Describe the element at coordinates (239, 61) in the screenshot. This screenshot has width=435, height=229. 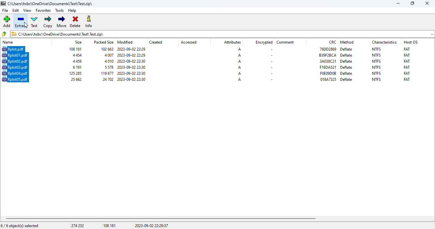
I see `A` at that location.